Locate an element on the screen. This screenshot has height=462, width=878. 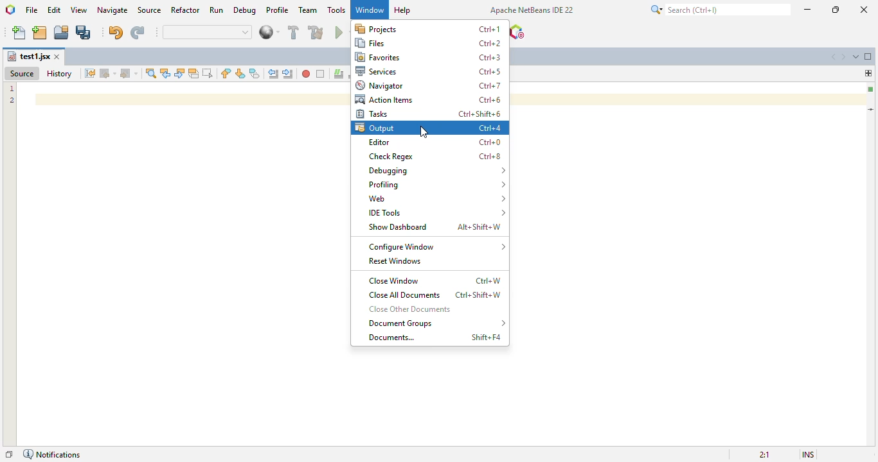
tasks Ctrl + Shift + 6 is located at coordinates (429, 114).